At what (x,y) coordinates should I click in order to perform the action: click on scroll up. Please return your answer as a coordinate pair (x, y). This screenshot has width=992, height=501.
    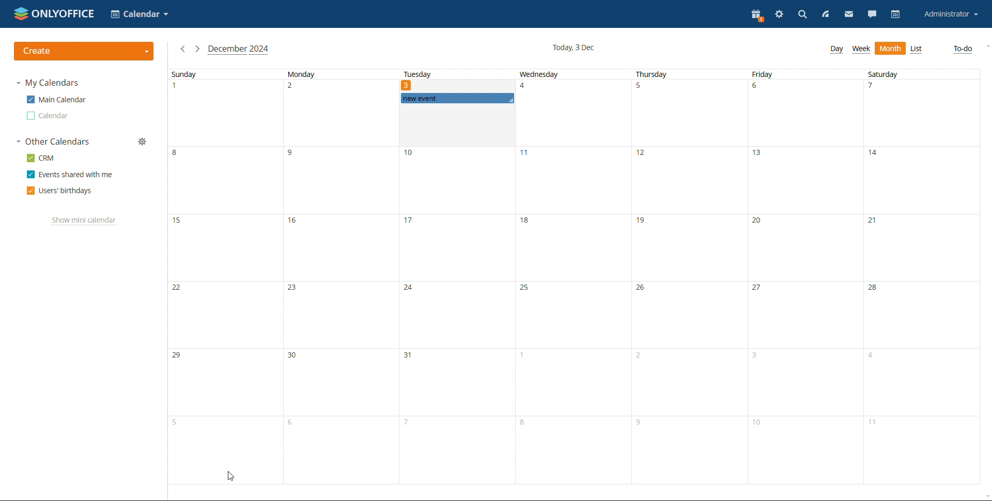
    Looking at the image, I should click on (986, 46).